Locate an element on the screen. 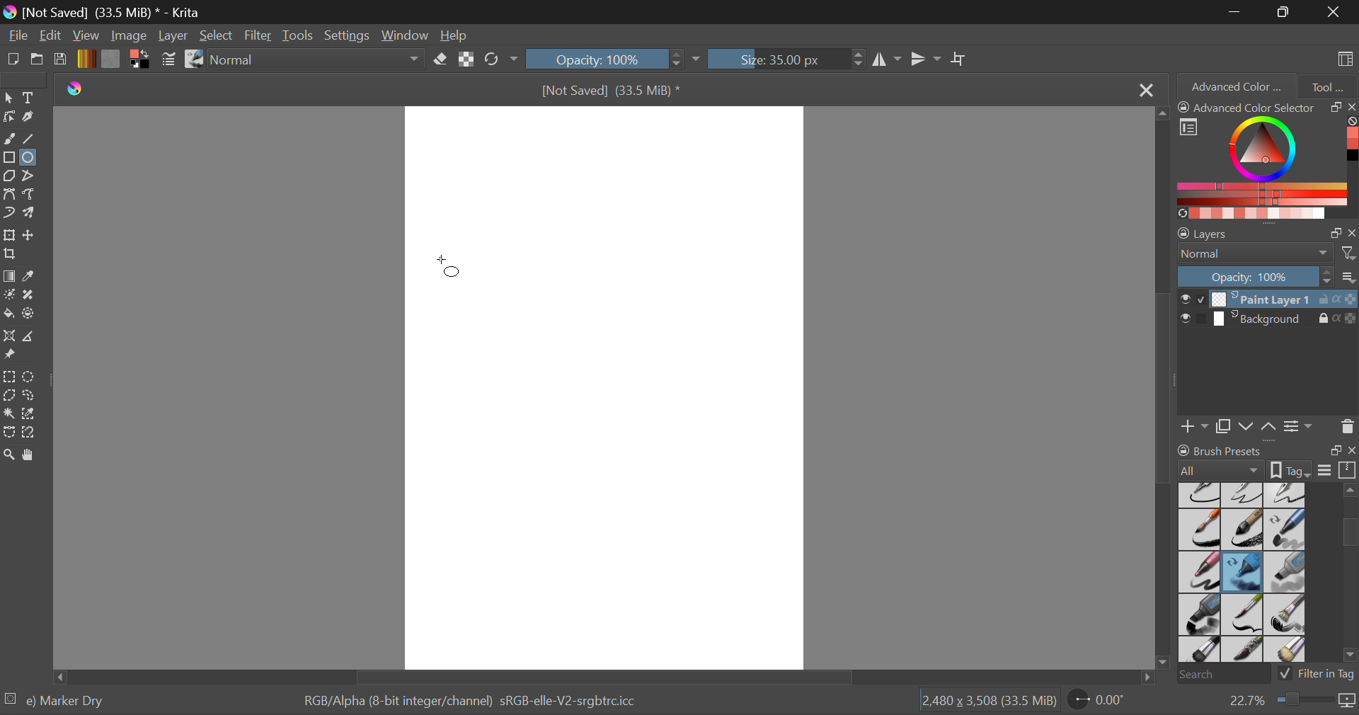 Image resolution: width=1359 pixels, height=715 pixels. Freehand is located at coordinates (10, 139).